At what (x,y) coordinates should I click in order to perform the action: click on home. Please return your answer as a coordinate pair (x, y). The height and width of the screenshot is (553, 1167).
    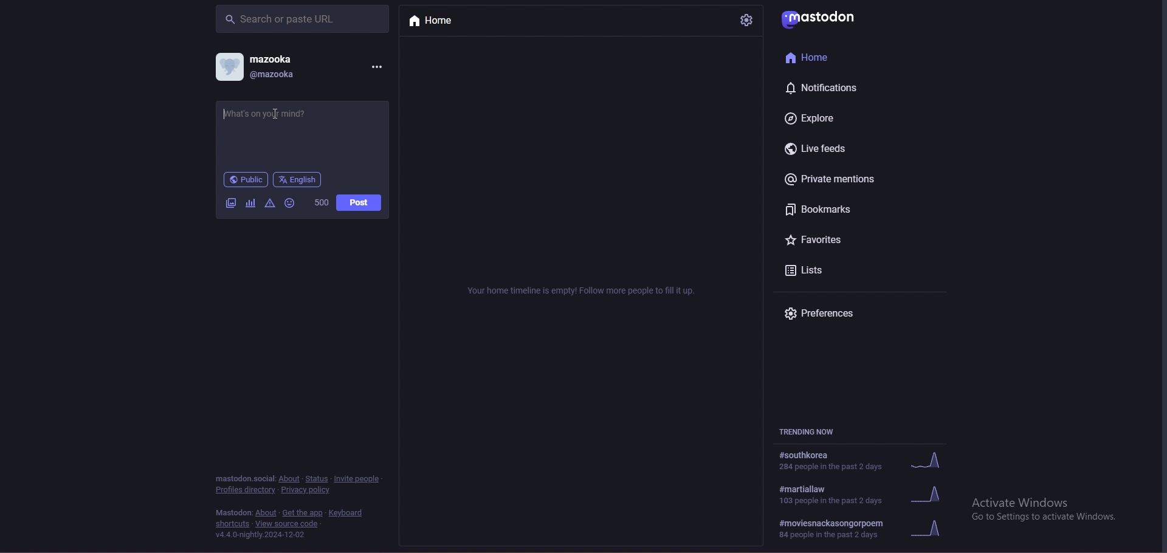
    Looking at the image, I should click on (835, 58).